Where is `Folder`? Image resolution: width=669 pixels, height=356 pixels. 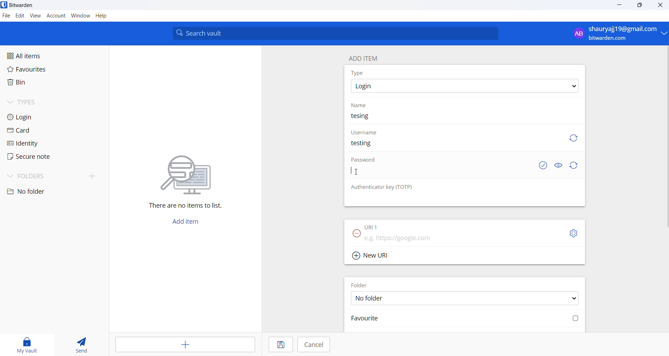 Folder is located at coordinates (362, 284).